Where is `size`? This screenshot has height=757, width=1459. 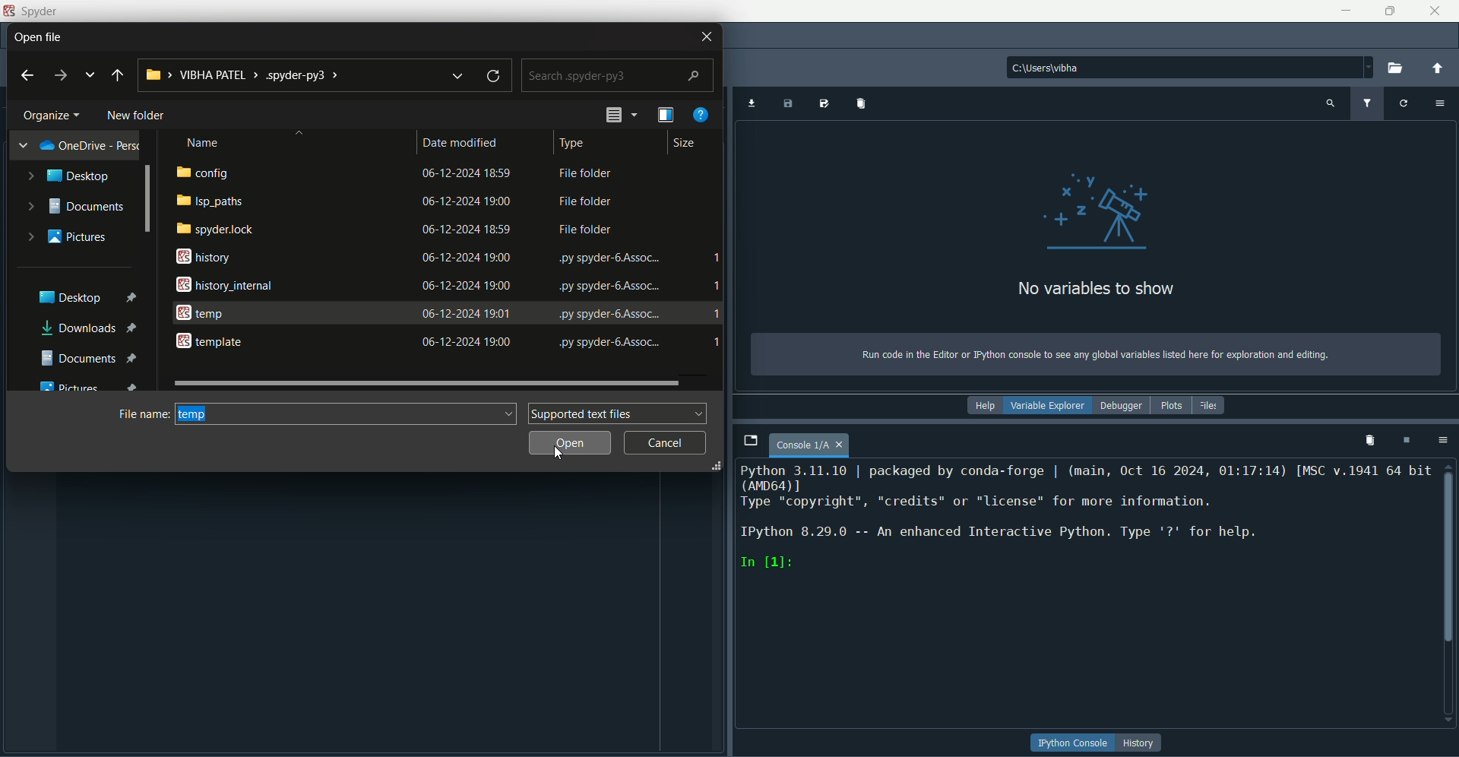 size is located at coordinates (680, 145).